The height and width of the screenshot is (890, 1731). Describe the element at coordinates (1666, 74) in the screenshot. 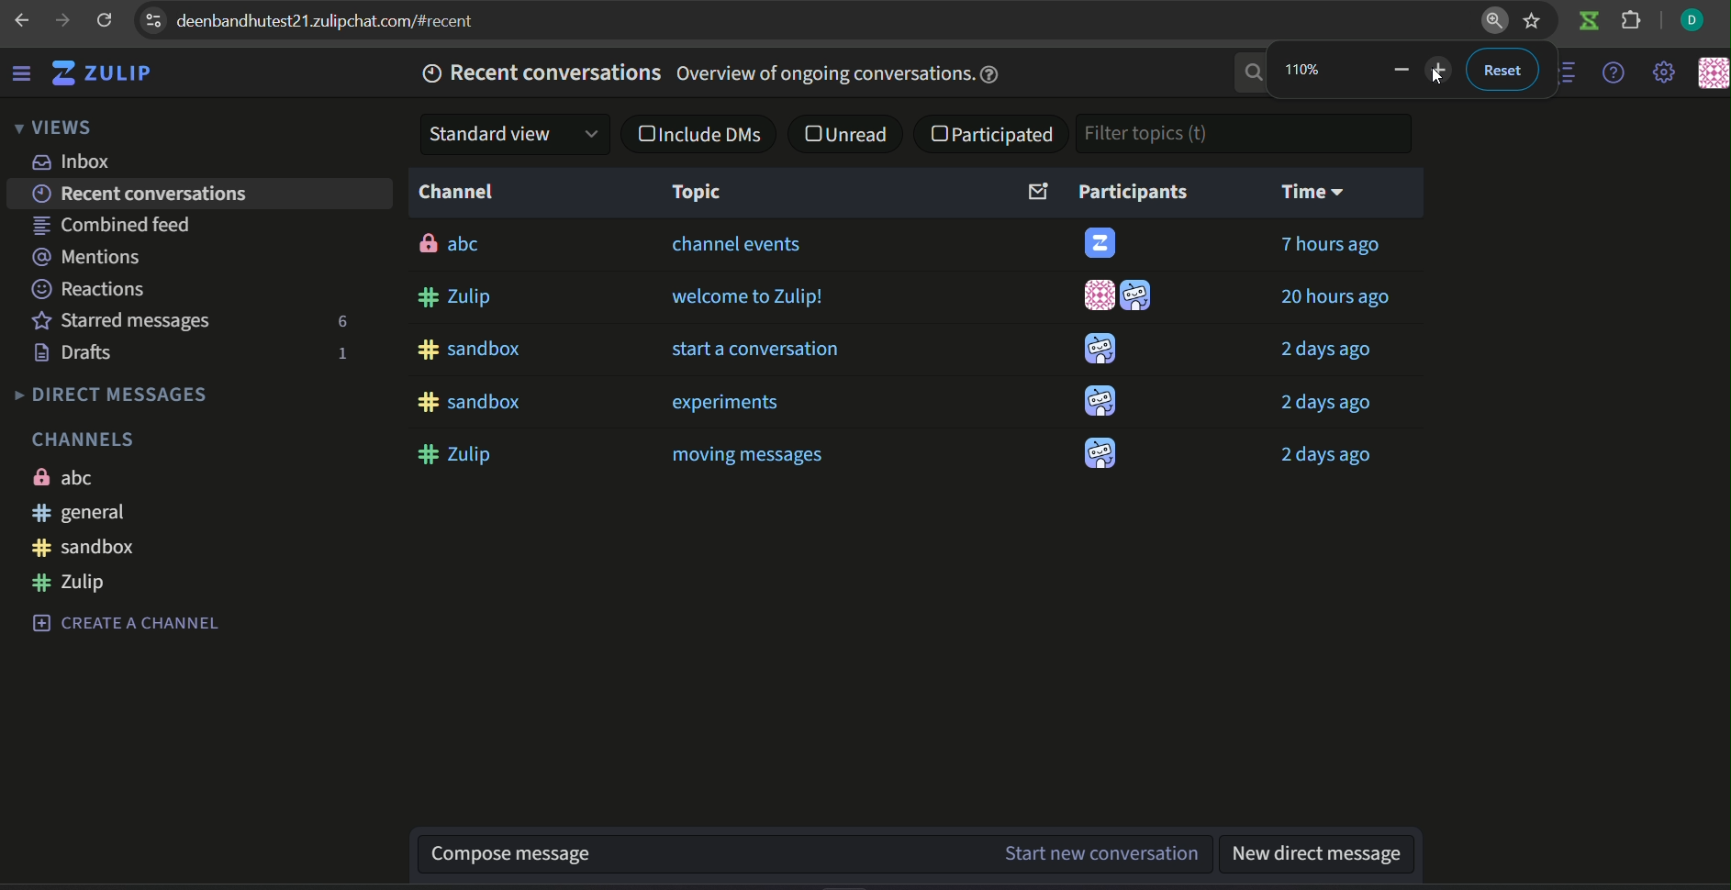

I see `settings` at that location.